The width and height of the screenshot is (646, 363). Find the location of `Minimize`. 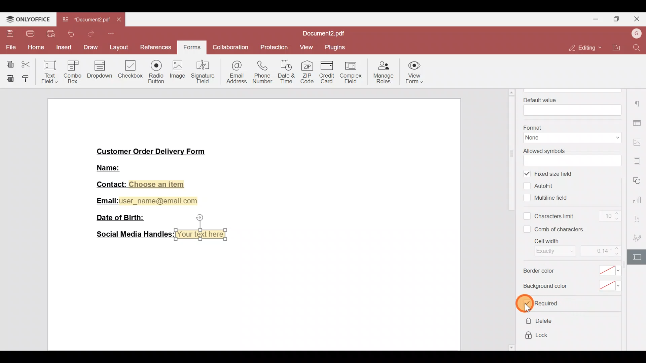

Minimize is located at coordinates (596, 18).